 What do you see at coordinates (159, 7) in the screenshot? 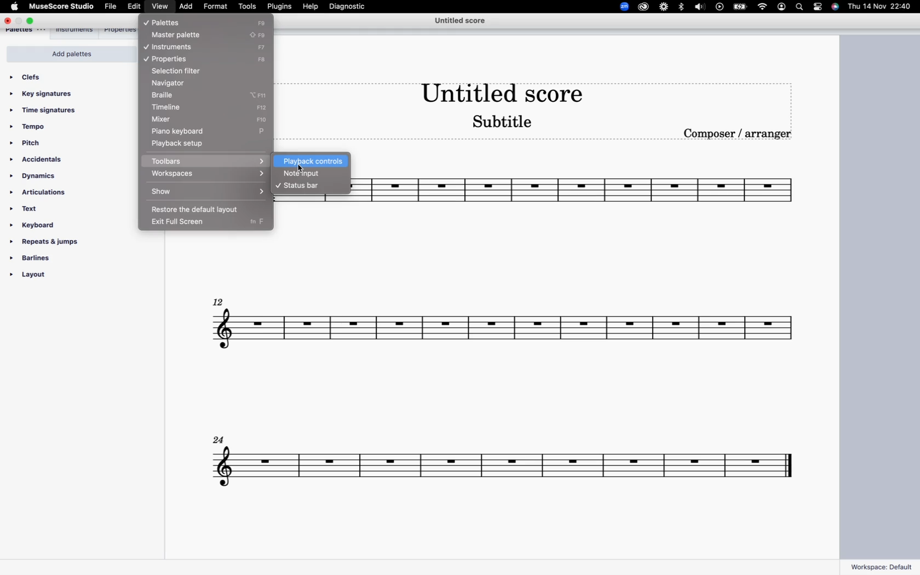
I see `view` at bounding box center [159, 7].